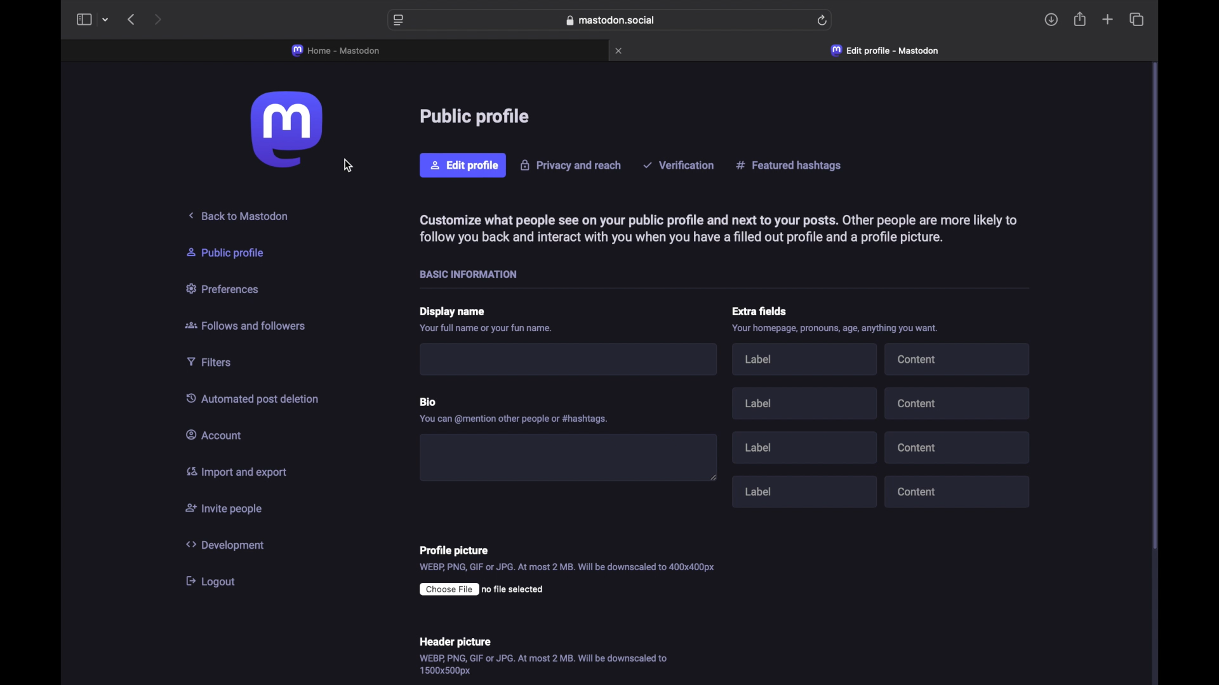 The height and width of the screenshot is (685, 1219). What do you see at coordinates (215, 434) in the screenshot?
I see `account` at bounding box center [215, 434].